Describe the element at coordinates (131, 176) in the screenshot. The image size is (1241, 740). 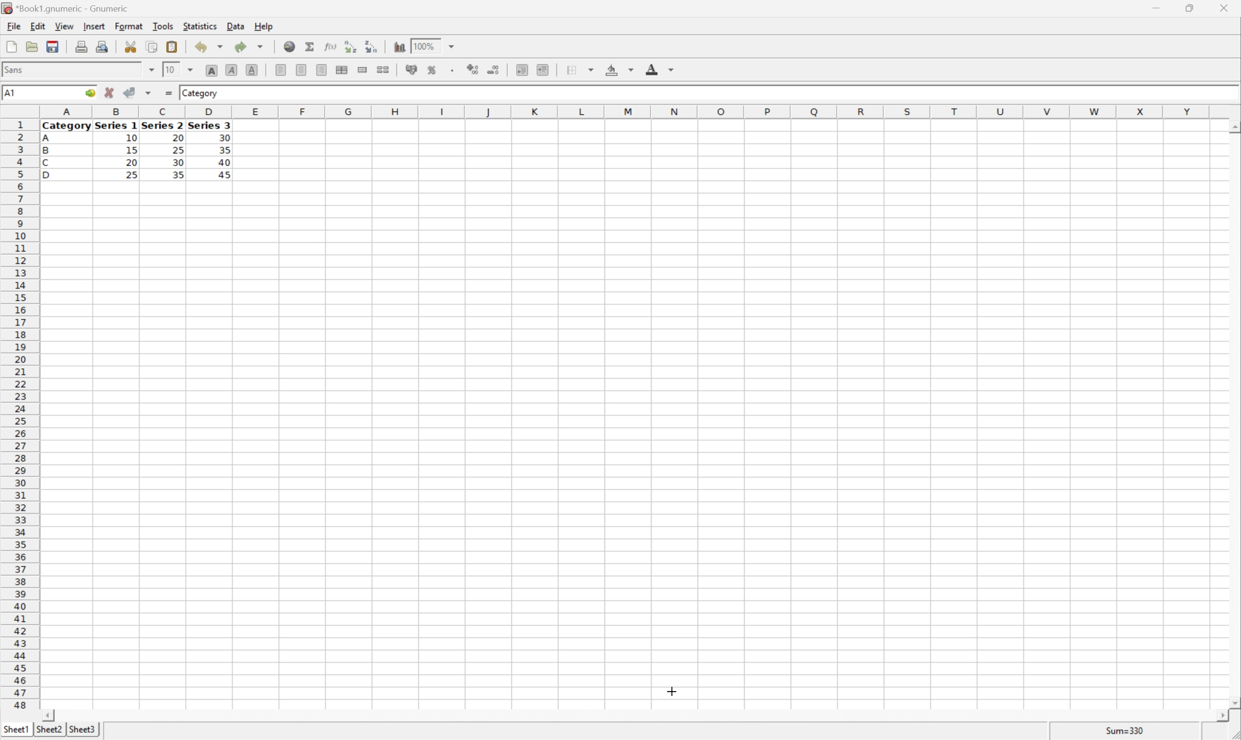
I see `25` at that location.